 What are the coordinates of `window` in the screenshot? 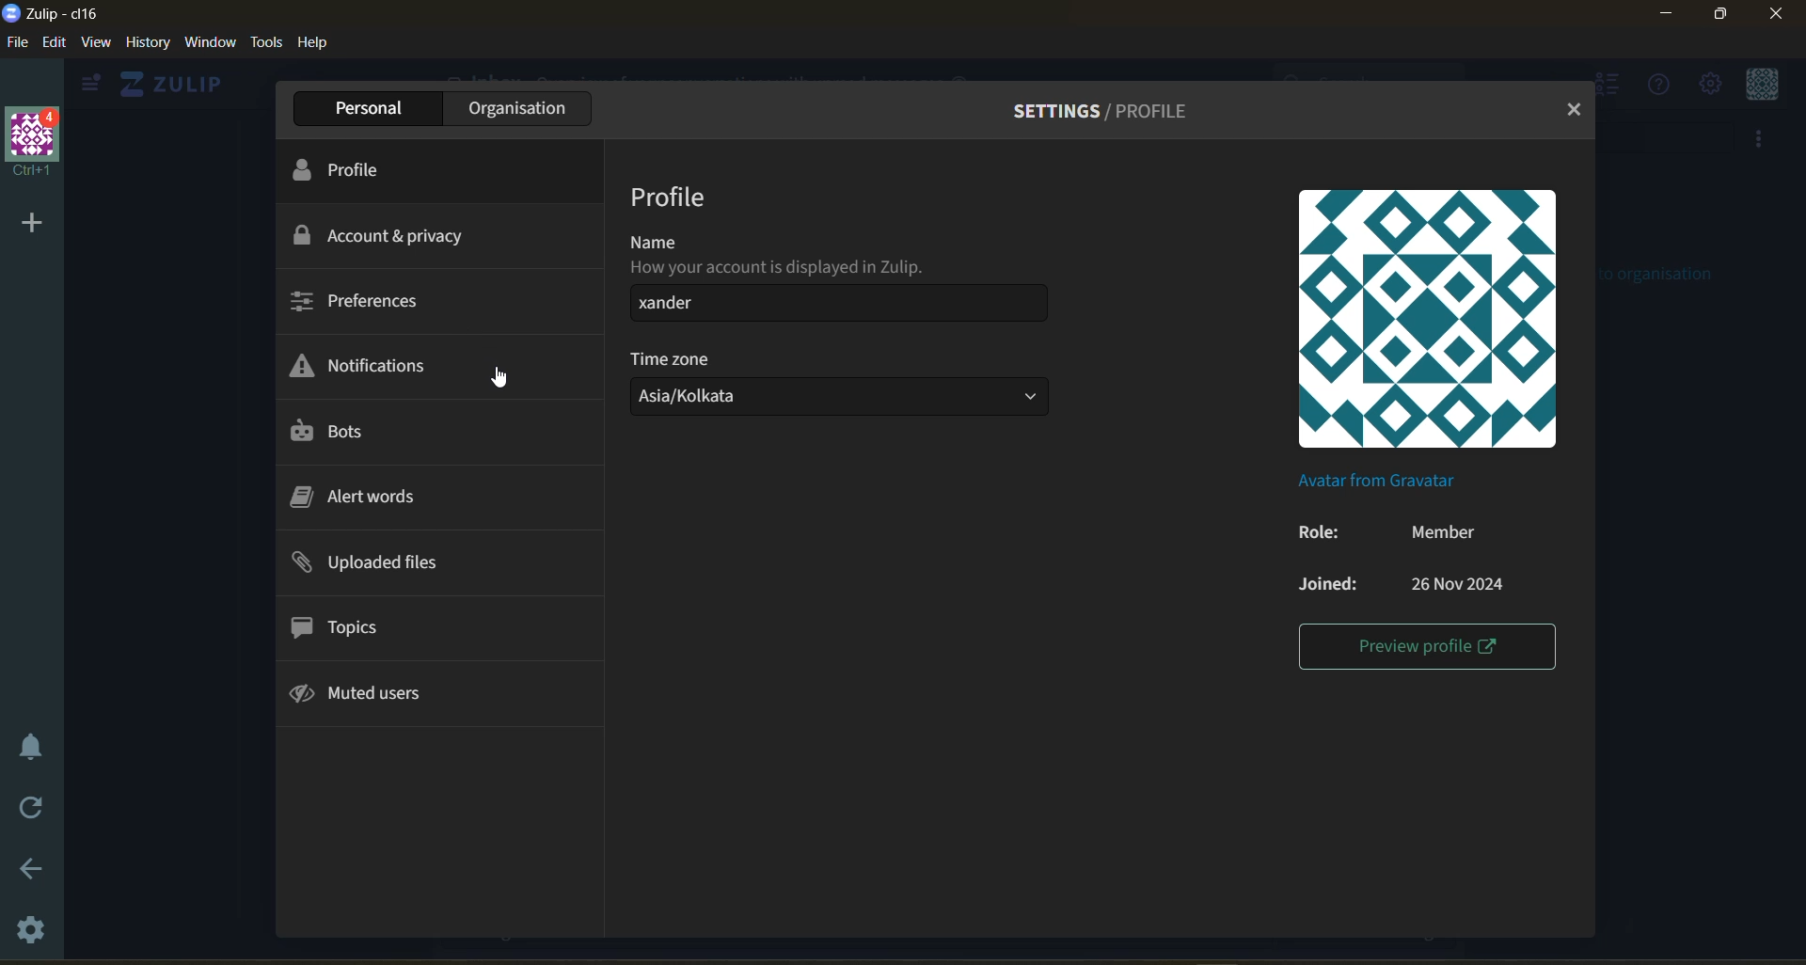 It's located at (214, 43).